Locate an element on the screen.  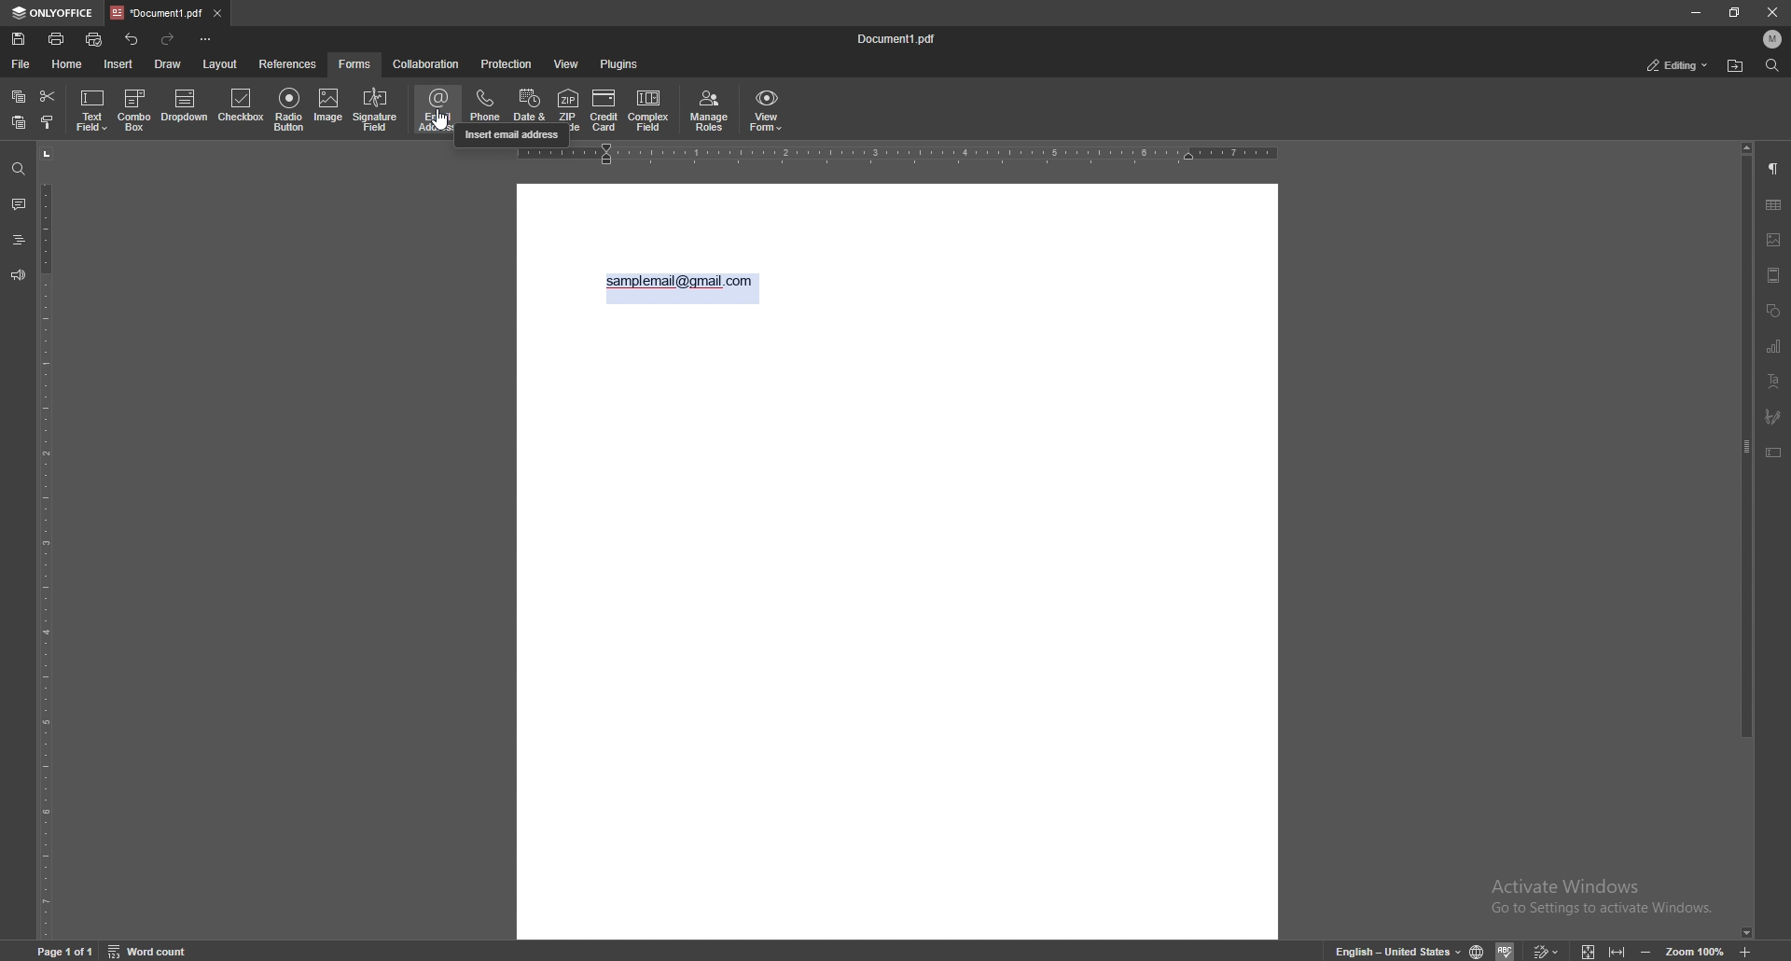
fit to width is located at coordinates (1616, 948).